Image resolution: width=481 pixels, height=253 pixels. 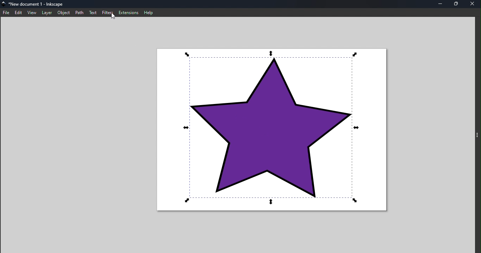 What do you see at coordinates (477, 137) in the screenshot?
I see `Command panel` at bounding box center [477, 137].